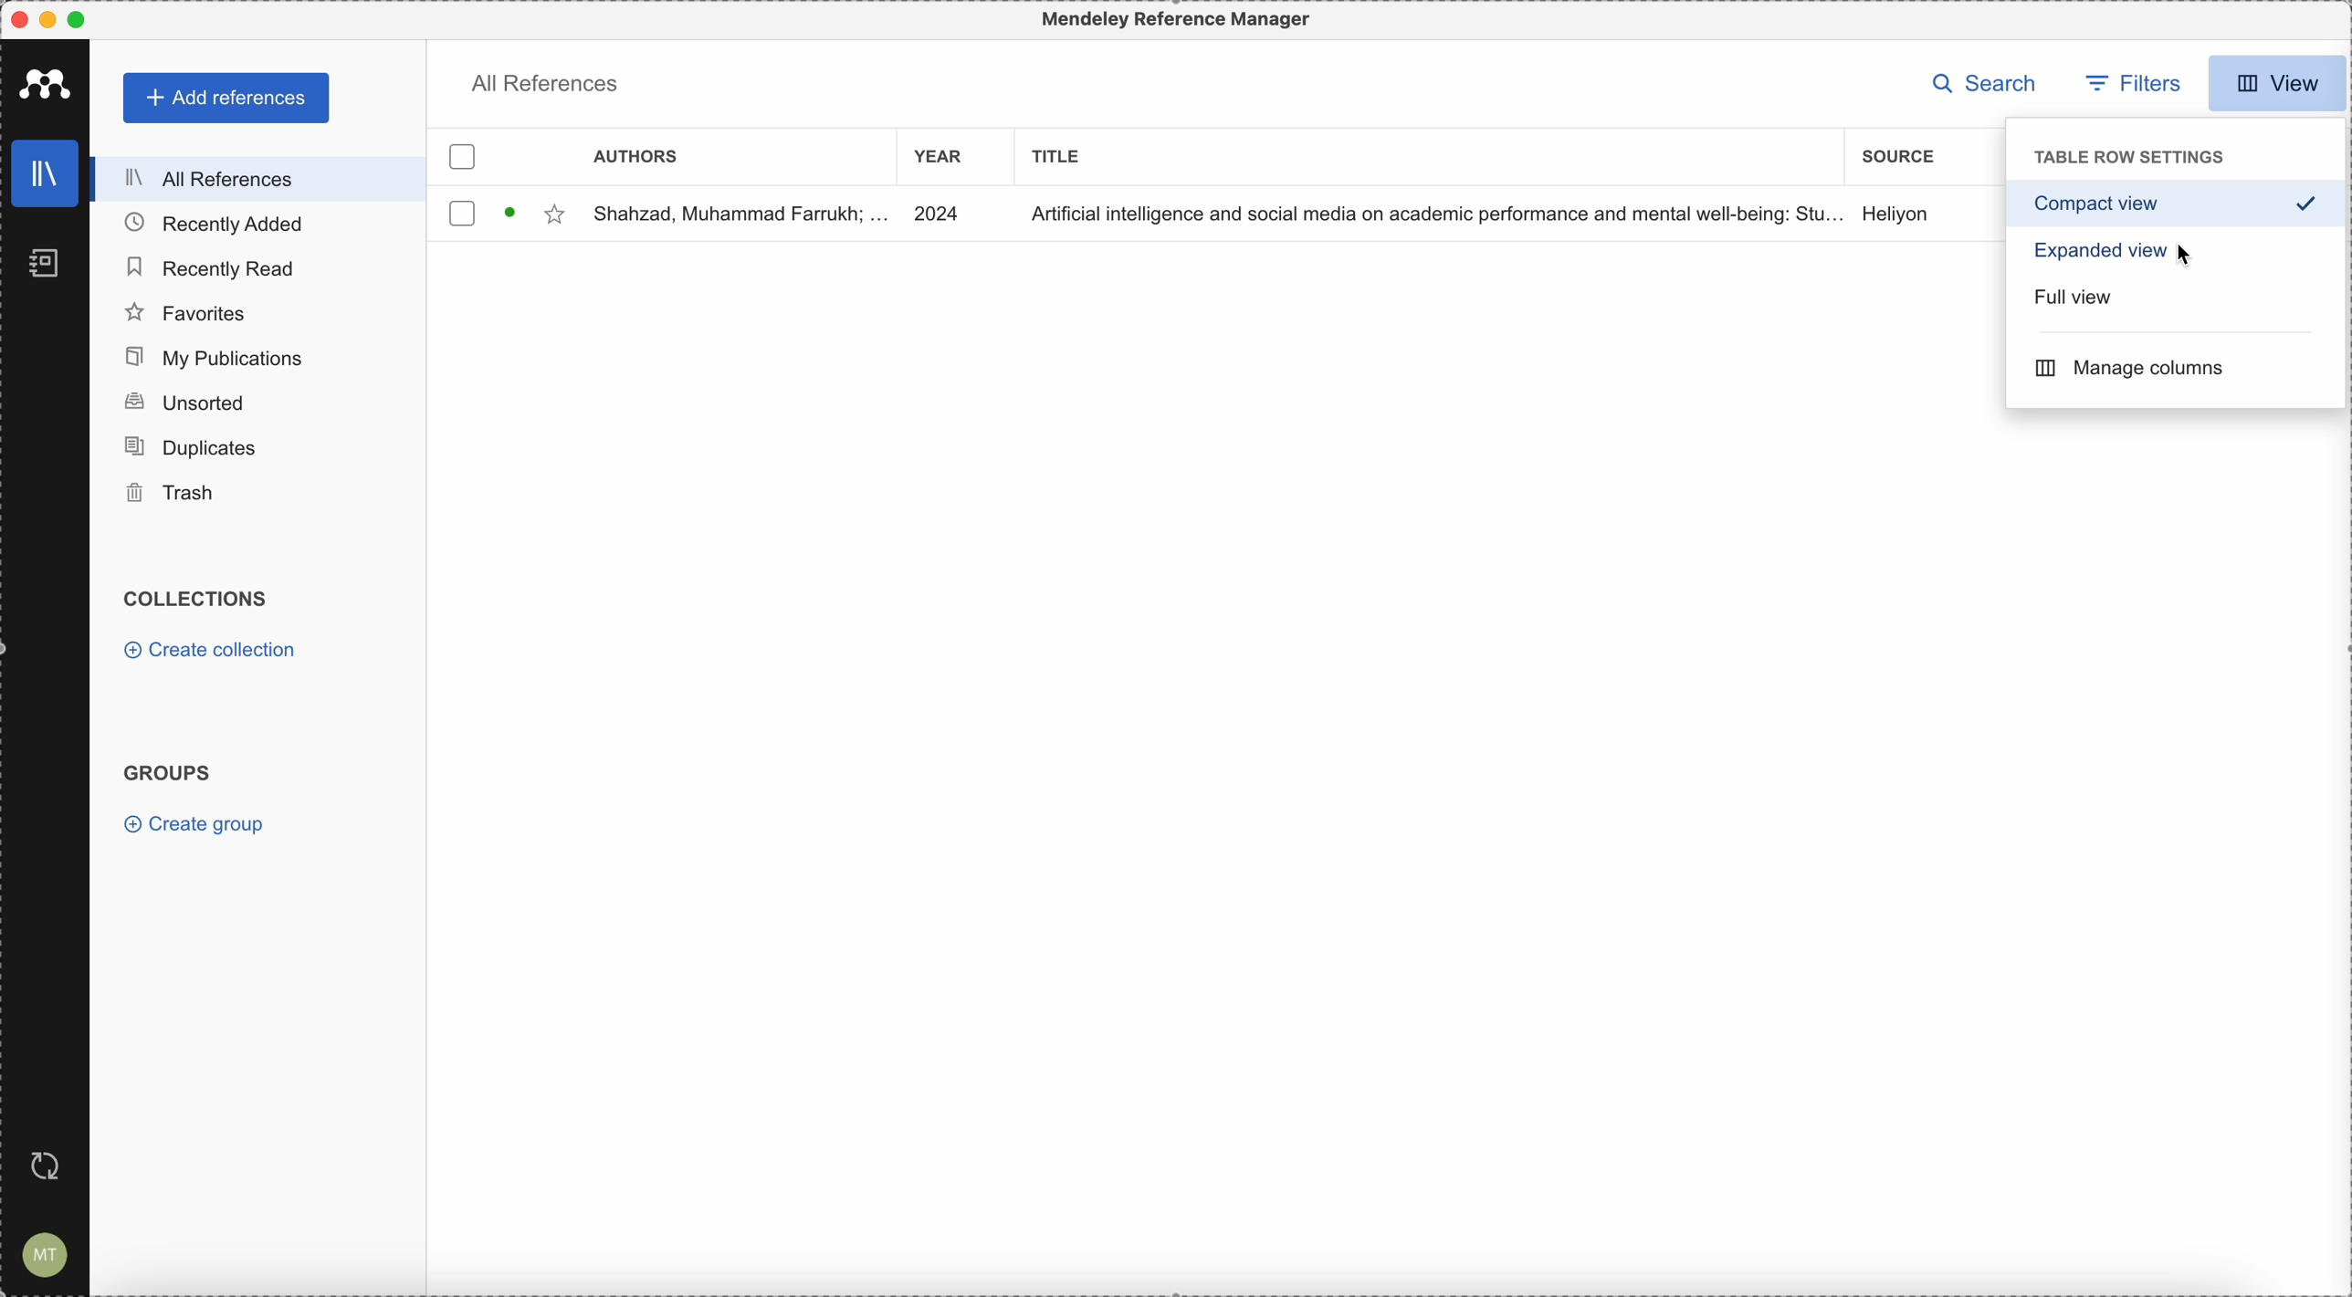  What do you see at coordinates (1060, 159) in the screenshot?
I see `title` at bounding box center [1060, 159].